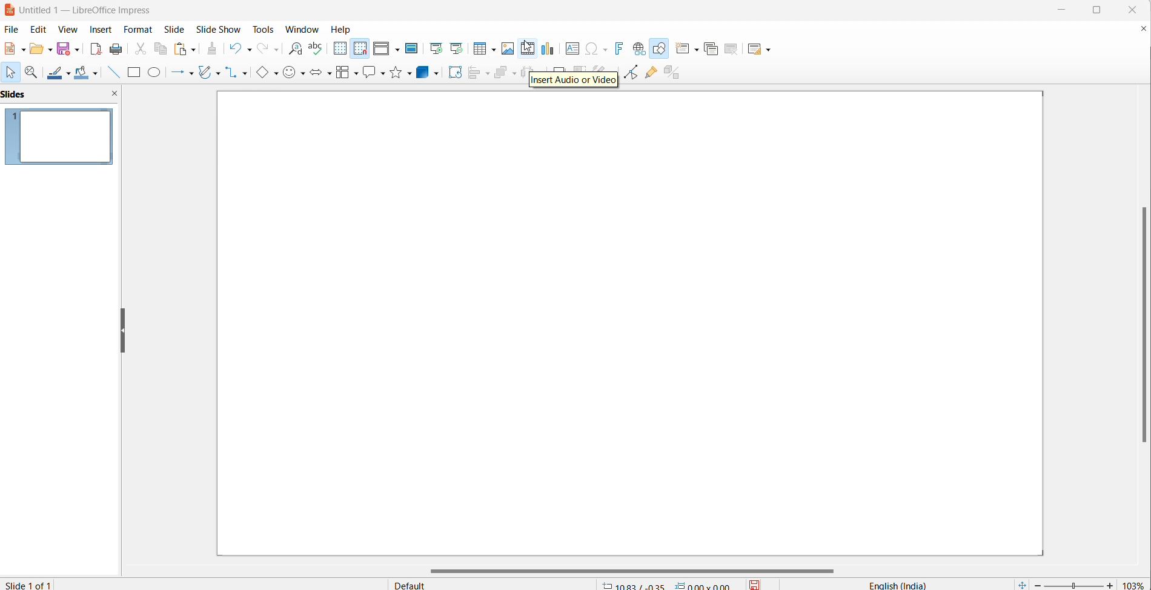 Image resolution: width=1151 pixels, height=590 pixels. What do you see at coordinates (454, 71) in the screenshot?
I see `rotate` at bounding box center [454, 71].